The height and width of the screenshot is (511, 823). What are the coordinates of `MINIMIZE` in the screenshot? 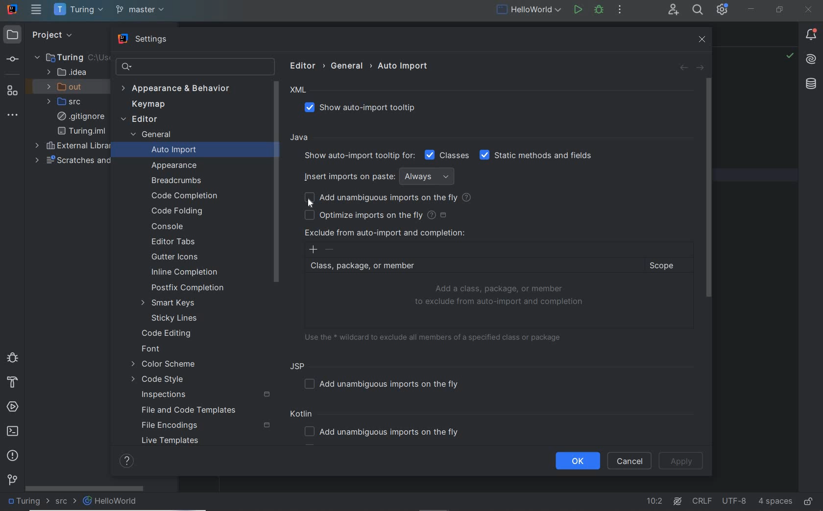 It's located at (751, 9).